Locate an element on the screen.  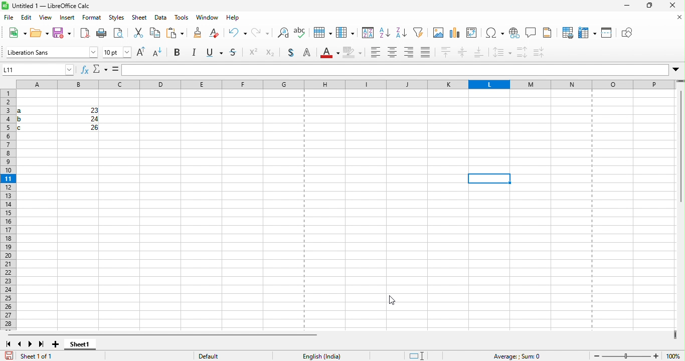
insert is located at coordinates (66, 20).